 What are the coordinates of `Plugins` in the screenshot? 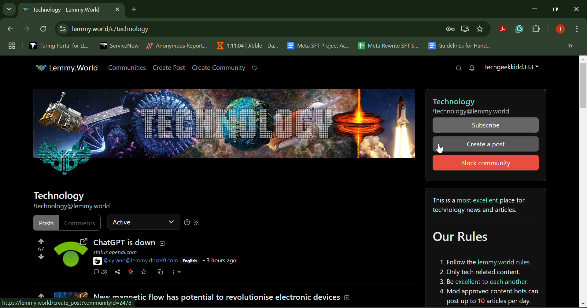 It's located at (536, 30).